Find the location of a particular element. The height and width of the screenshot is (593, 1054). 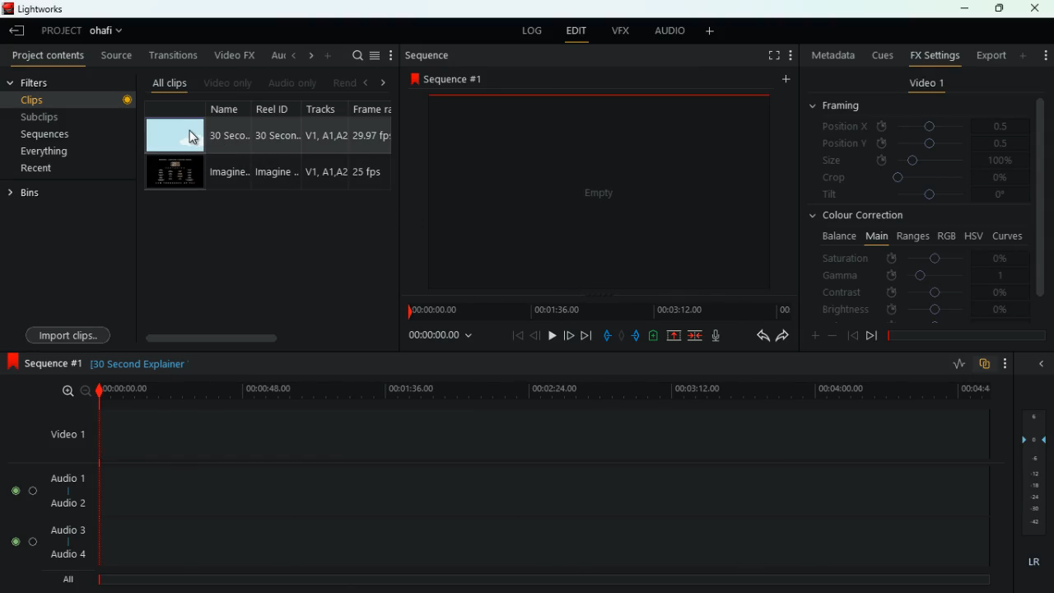

frame is located at coordinates (371, 146).